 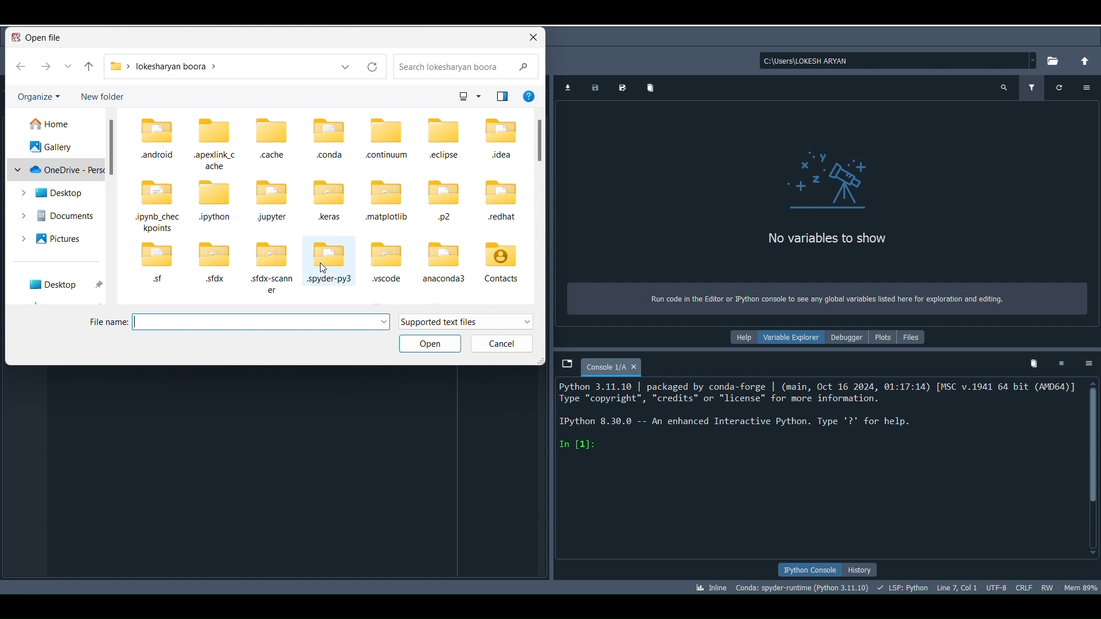 I want to click on Click to toggle between inline and interactive Matplotlib plotting, so click(x=715, y=586).